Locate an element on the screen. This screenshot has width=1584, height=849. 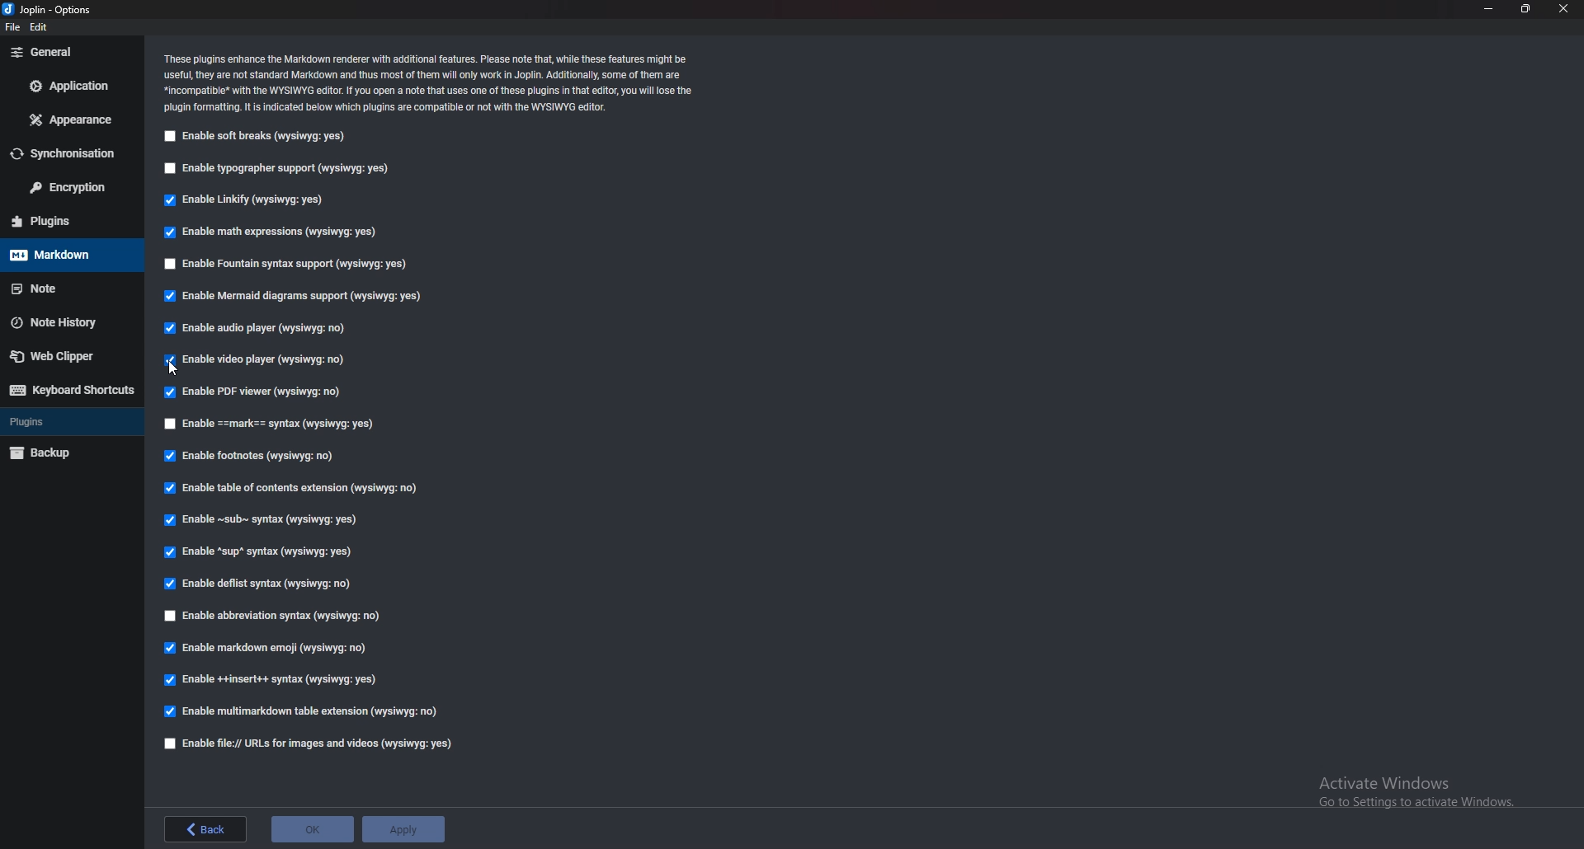
Enable video player (wysiqyg:no) is located at coordinates (257, 360).